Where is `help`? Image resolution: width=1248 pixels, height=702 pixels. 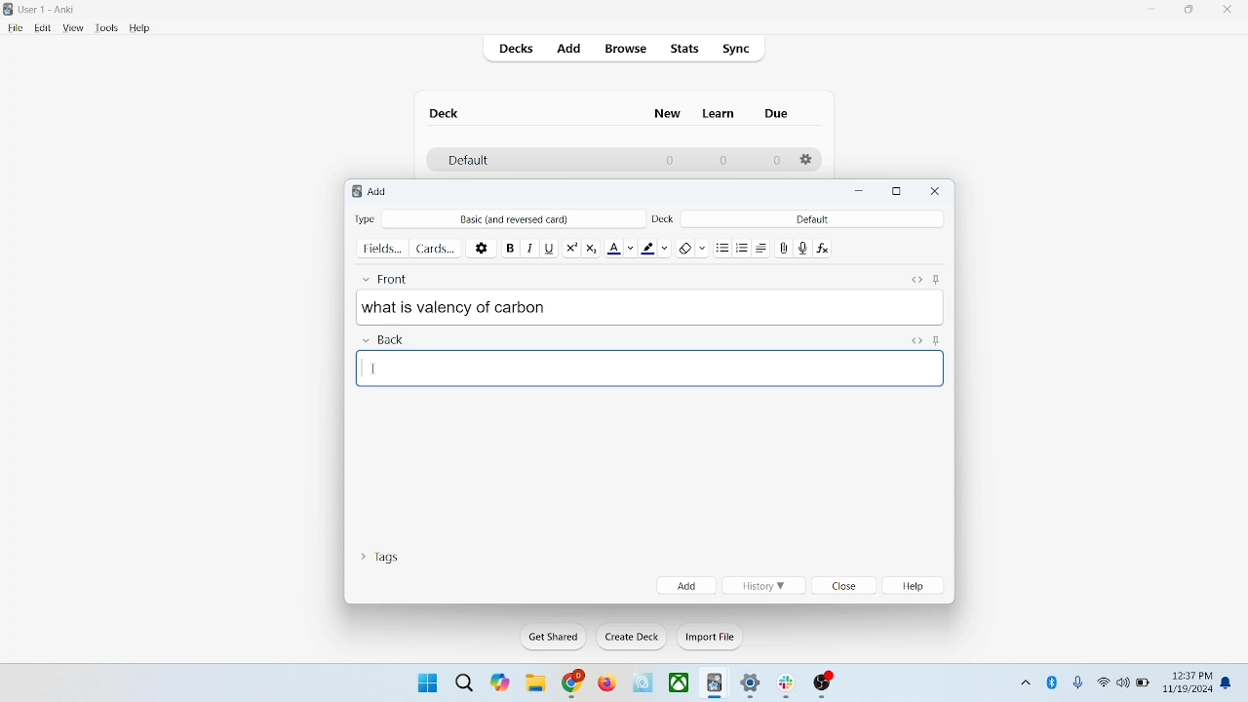
help is located at coordinates (140, 29).